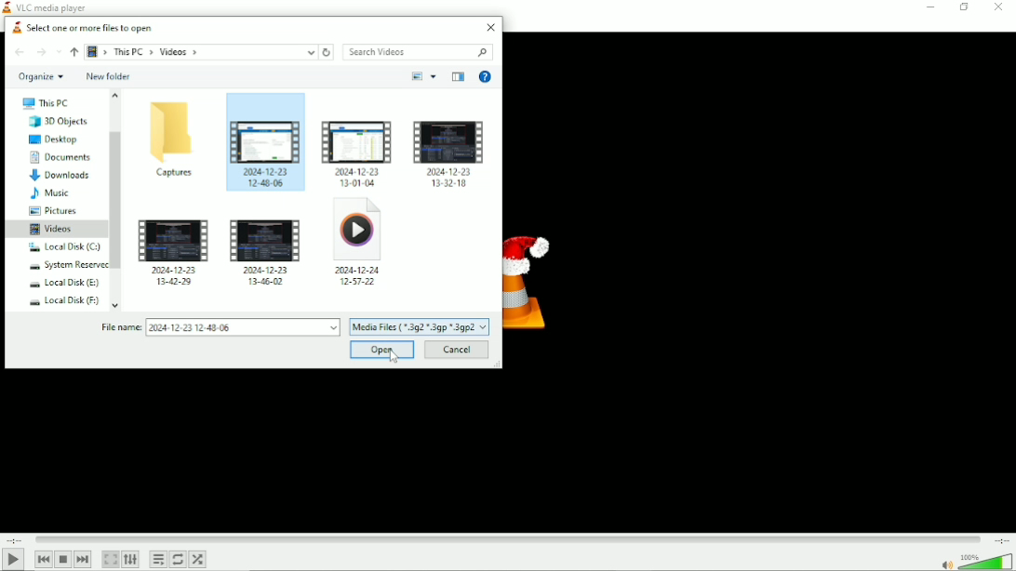  Describe the element at coordinates (51, 194) in the screenshot. I see `Music` at that location.